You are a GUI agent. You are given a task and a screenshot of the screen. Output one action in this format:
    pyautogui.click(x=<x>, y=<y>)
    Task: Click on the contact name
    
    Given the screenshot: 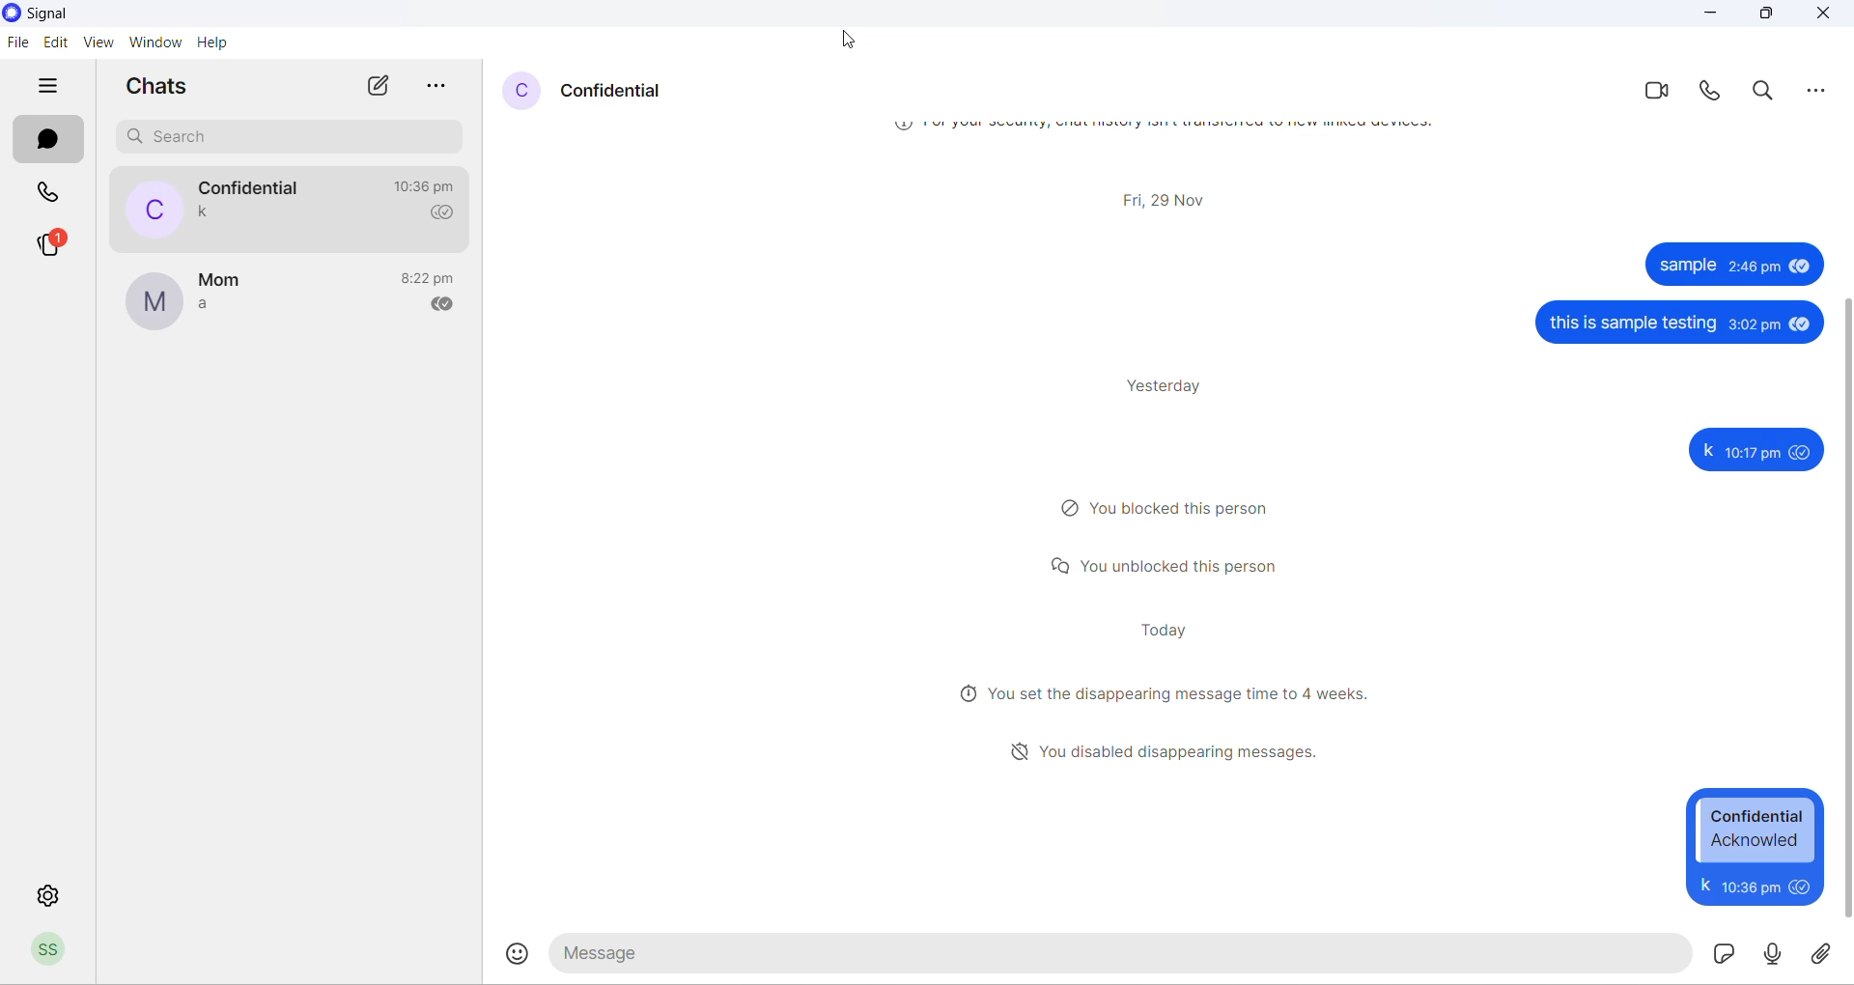 What is the action you would take?
    pyautogui.click(x=616, y=93)
    